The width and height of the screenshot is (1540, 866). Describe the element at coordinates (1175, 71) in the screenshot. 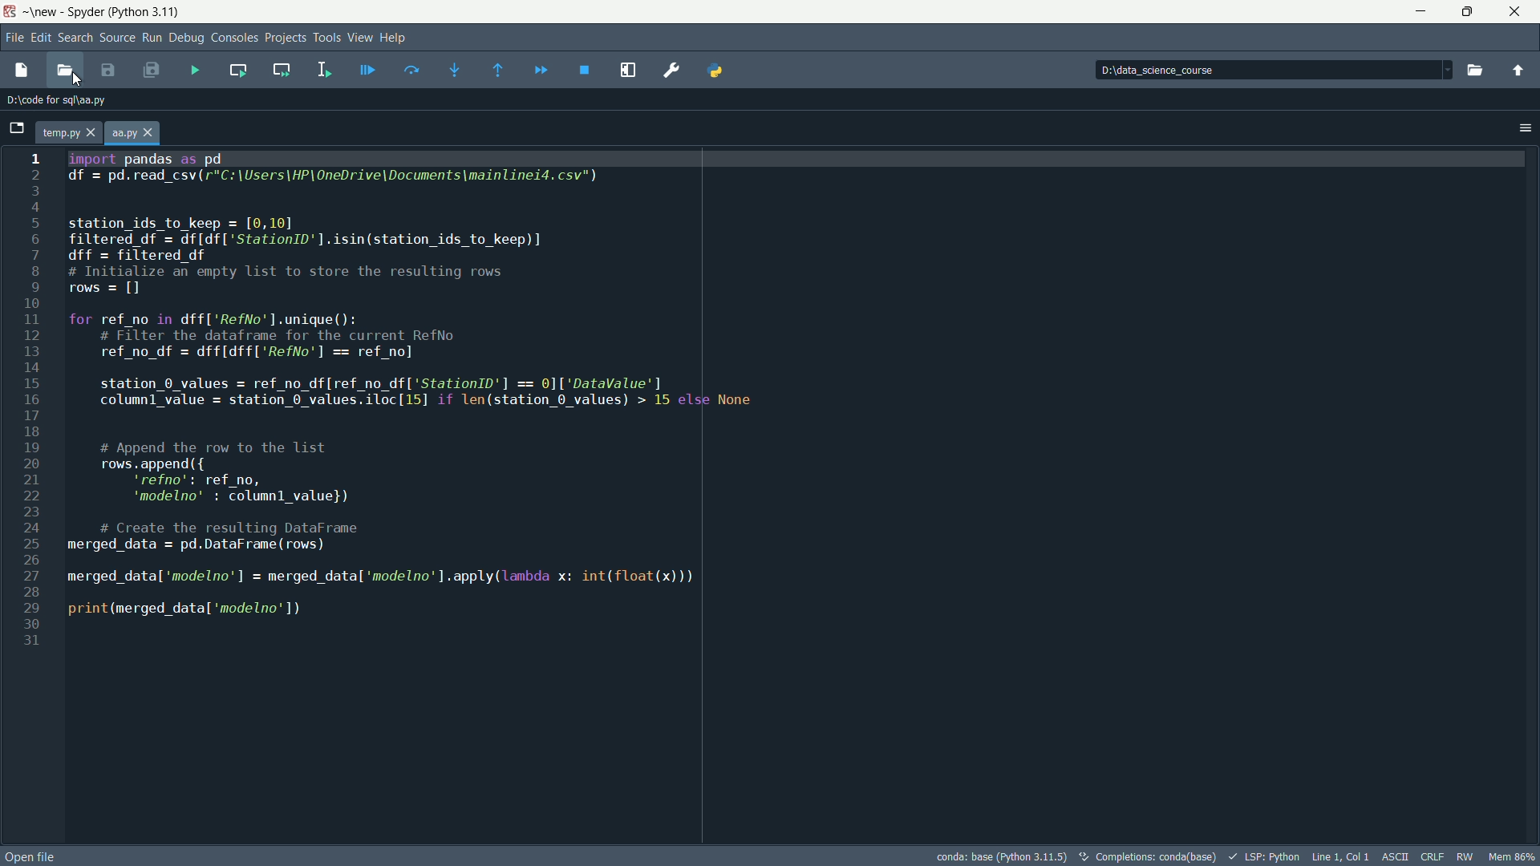

I see `D:\data_science_course.` at that location.